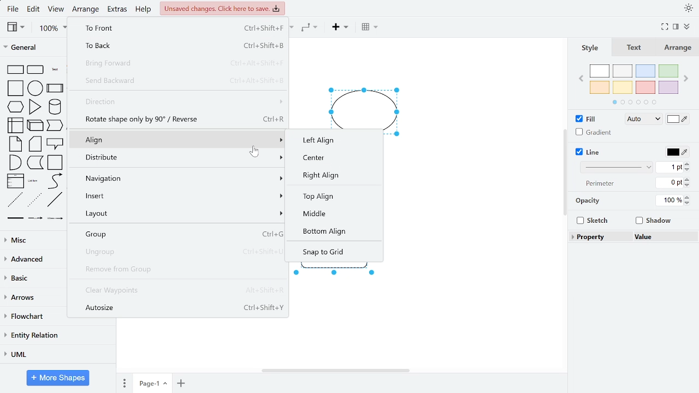 This screenshot has height=393, width=699. What do you see at coordinates (179, 140) in the screenshot?
I see `align` at bounding box center [179, 140].